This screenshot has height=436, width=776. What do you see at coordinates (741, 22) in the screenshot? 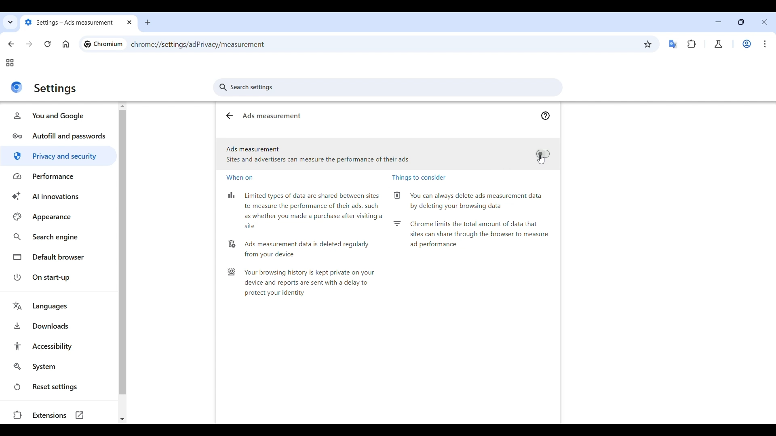
I see `Show interface in a smaller tab` at bounding box center [741, 22].